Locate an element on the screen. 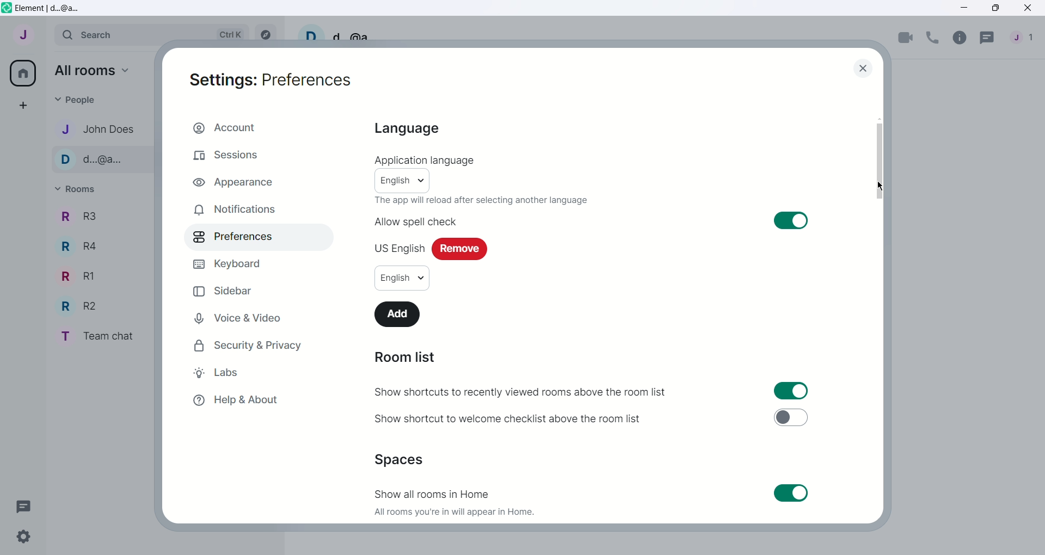 This screenshot has height=555, width=1045. R4 - Room Name is located at coordinates (83, 248).